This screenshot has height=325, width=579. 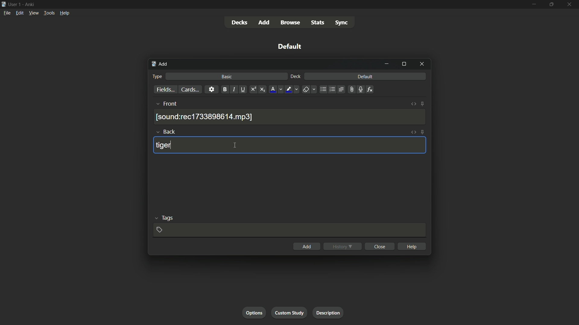 I want to click on add, so click(x=160, y=64).